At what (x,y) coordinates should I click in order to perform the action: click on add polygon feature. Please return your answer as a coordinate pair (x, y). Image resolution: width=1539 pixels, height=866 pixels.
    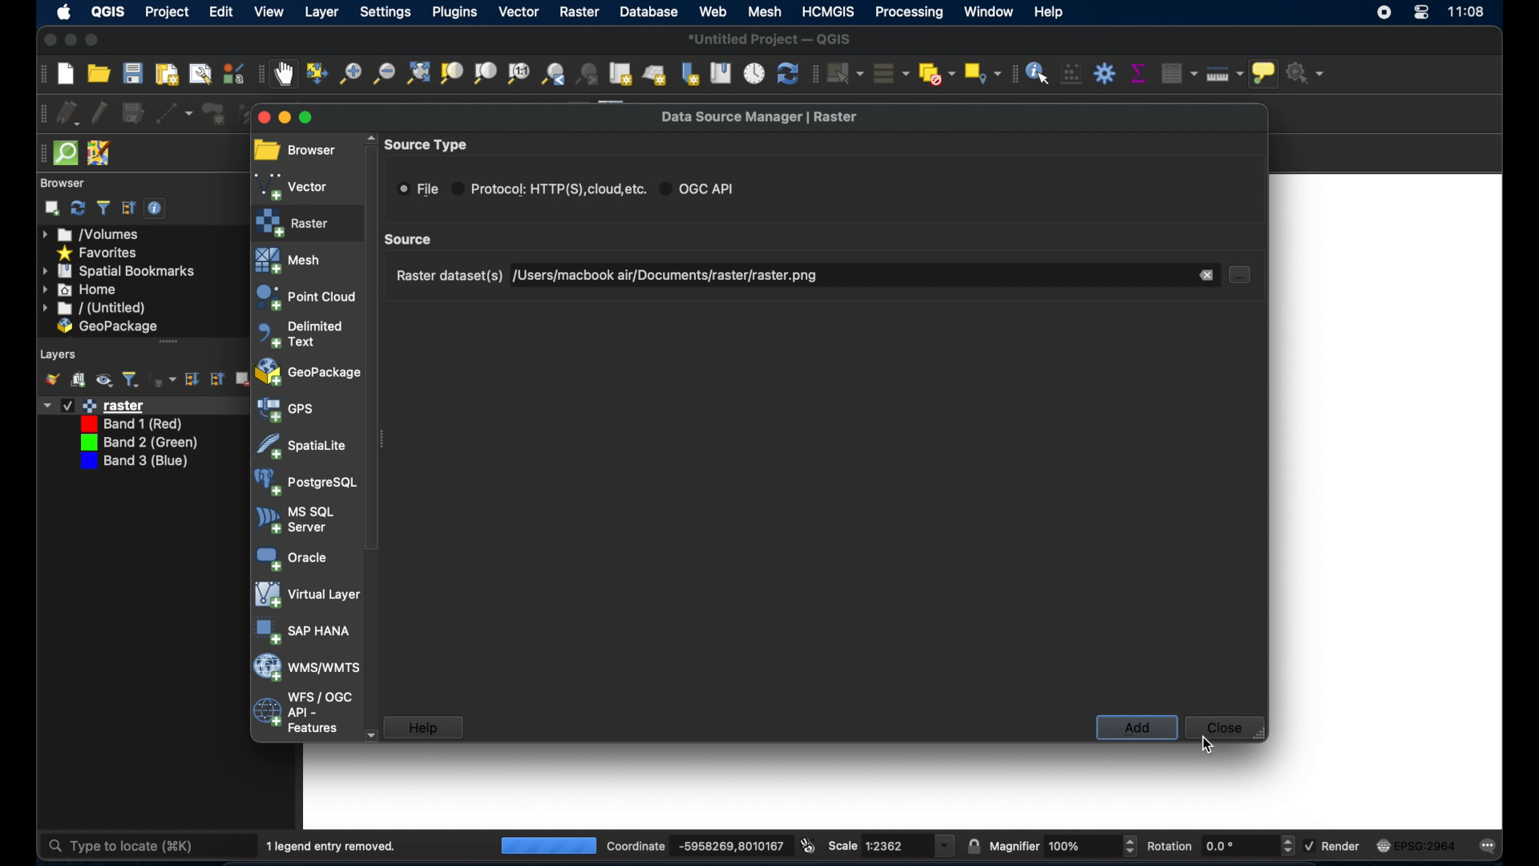
    Looking at the image, I should click on (213, 114).